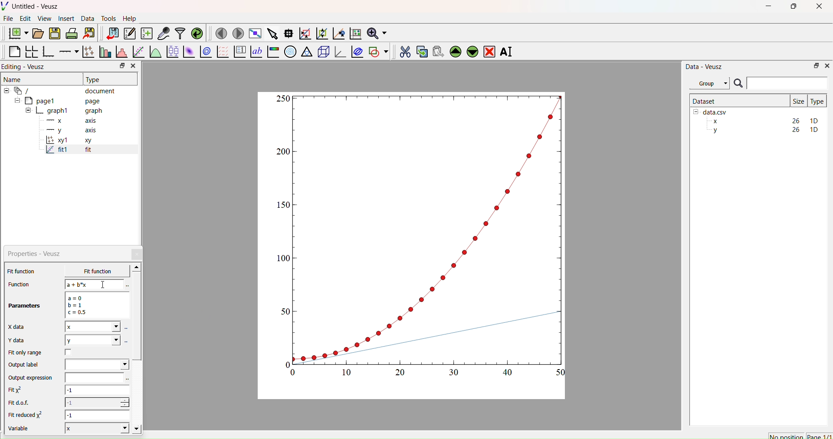 The width and height of the screenshot is (833, 439). I want to click on New Document, so click(16, 32).